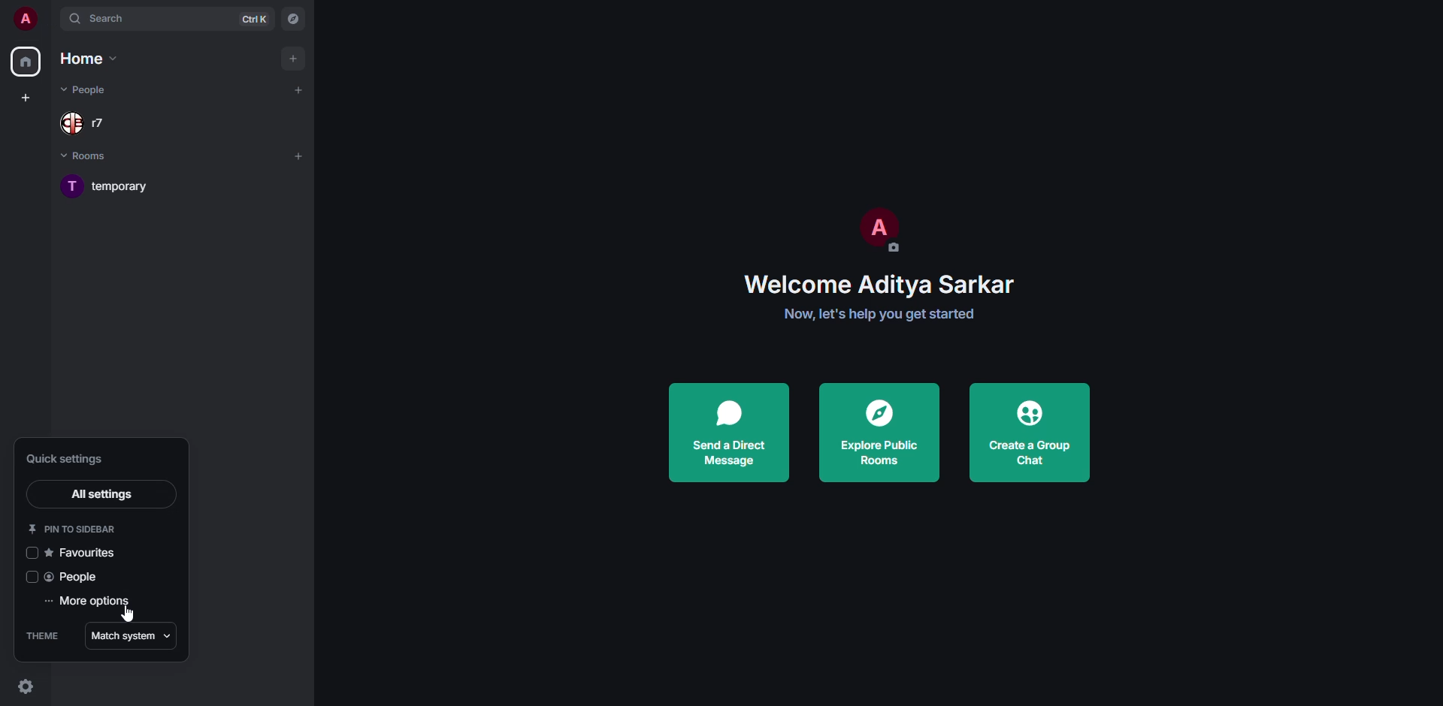  Describe the element at coordinates (132, 637) in the screenshot. I see `match system` at that location.